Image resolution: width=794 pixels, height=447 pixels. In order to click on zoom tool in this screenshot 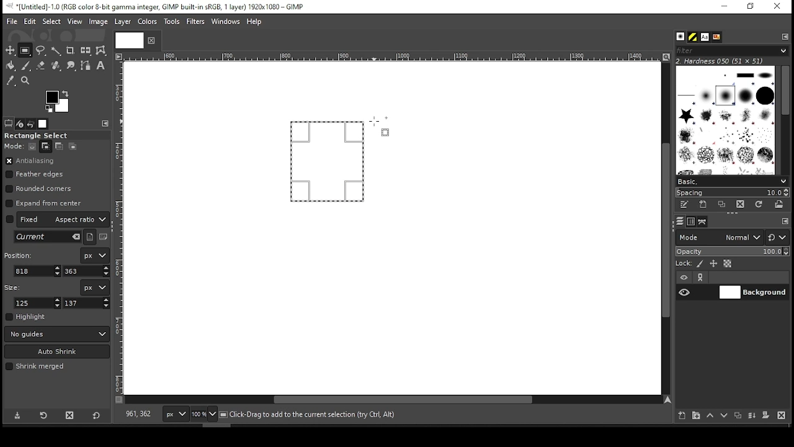, I will do `click(26, 81)`.